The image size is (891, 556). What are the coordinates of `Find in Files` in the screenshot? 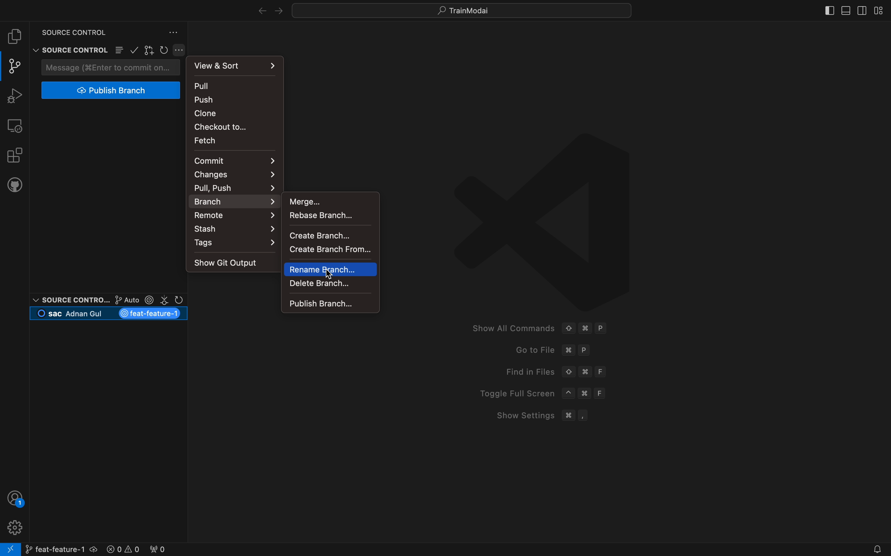 It's located at (524, 371).